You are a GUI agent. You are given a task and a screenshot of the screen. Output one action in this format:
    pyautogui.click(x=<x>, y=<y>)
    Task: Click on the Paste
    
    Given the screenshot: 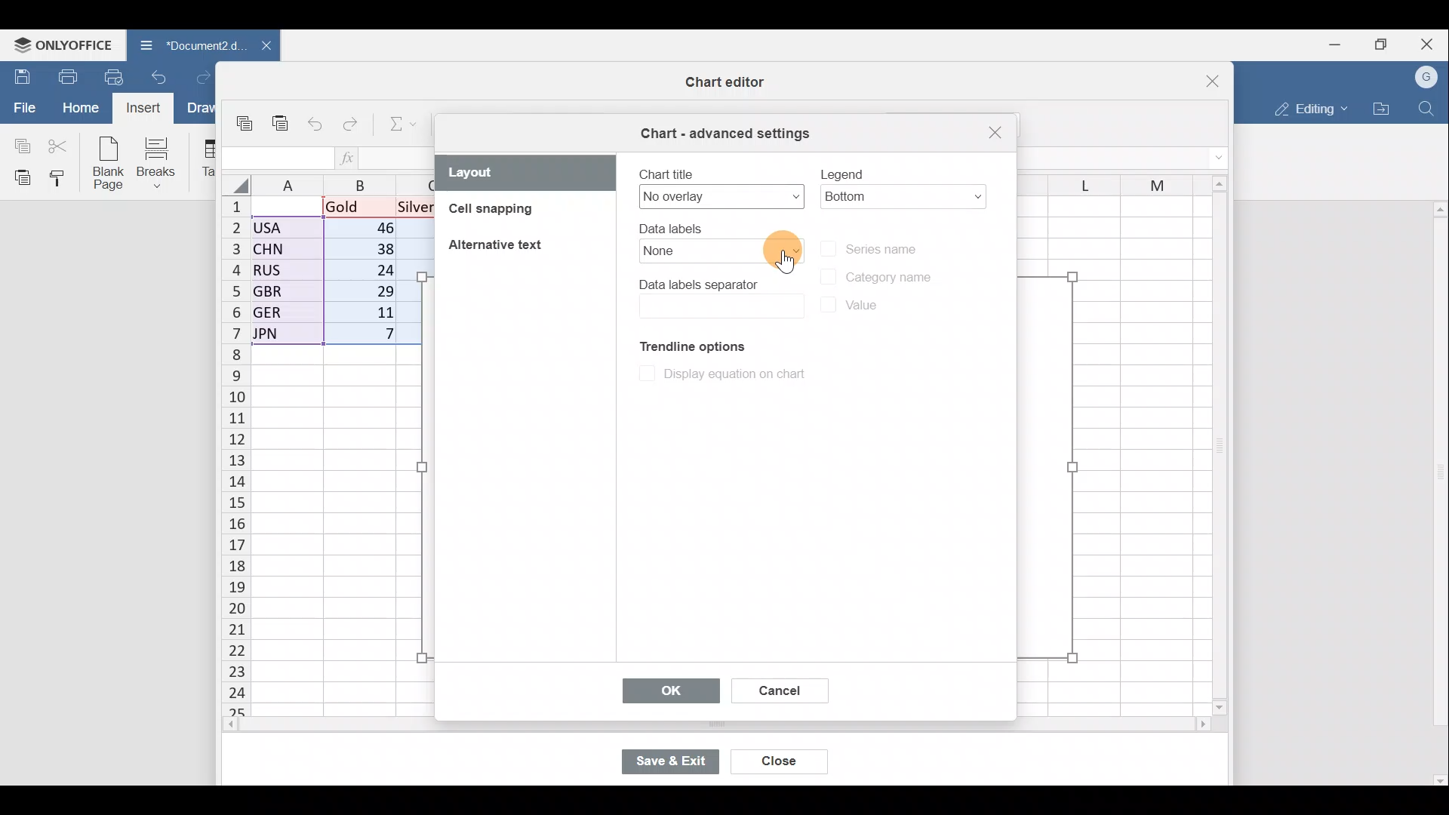 What is the action you would take?
    pyautogui.click(x=281, y=128)
    